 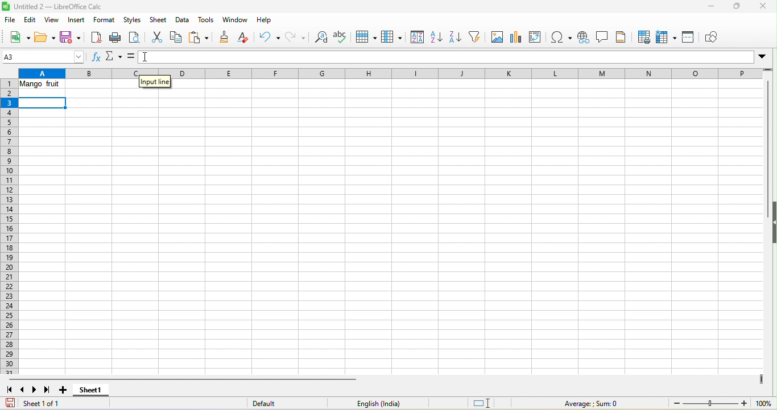 I want to click on mango fruit : text having double space, so click(x=44, y=86).